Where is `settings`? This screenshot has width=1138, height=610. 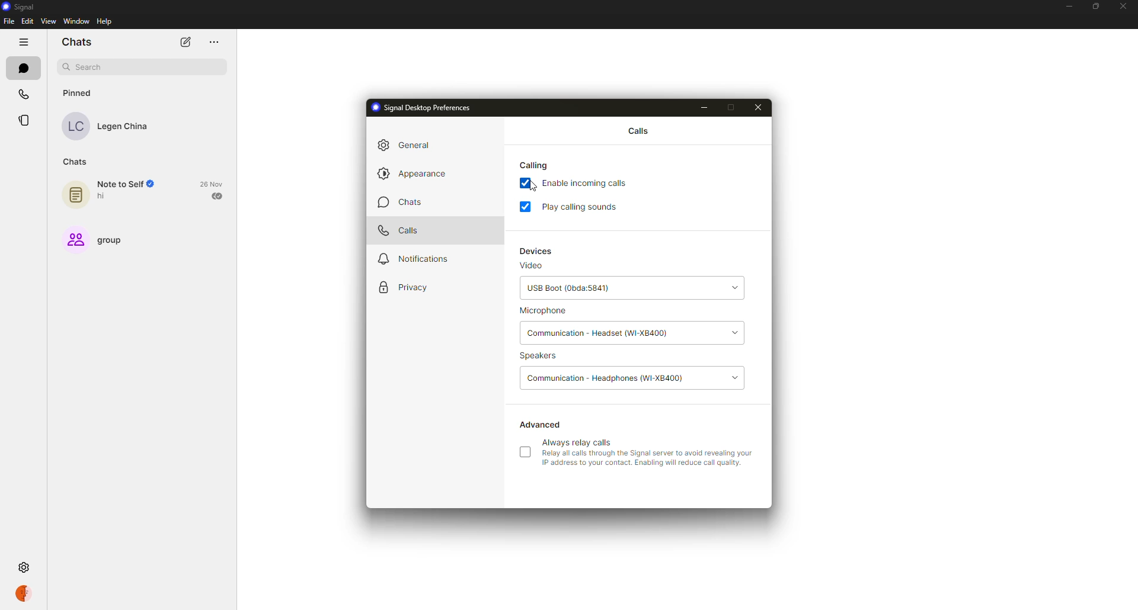
settings is located at coordinates (25, 567).